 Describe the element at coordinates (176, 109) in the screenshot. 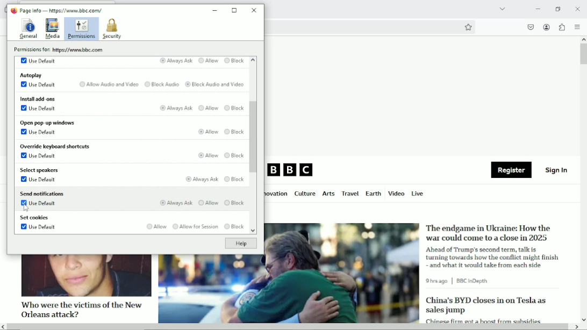

I see `Always ask` at that location.